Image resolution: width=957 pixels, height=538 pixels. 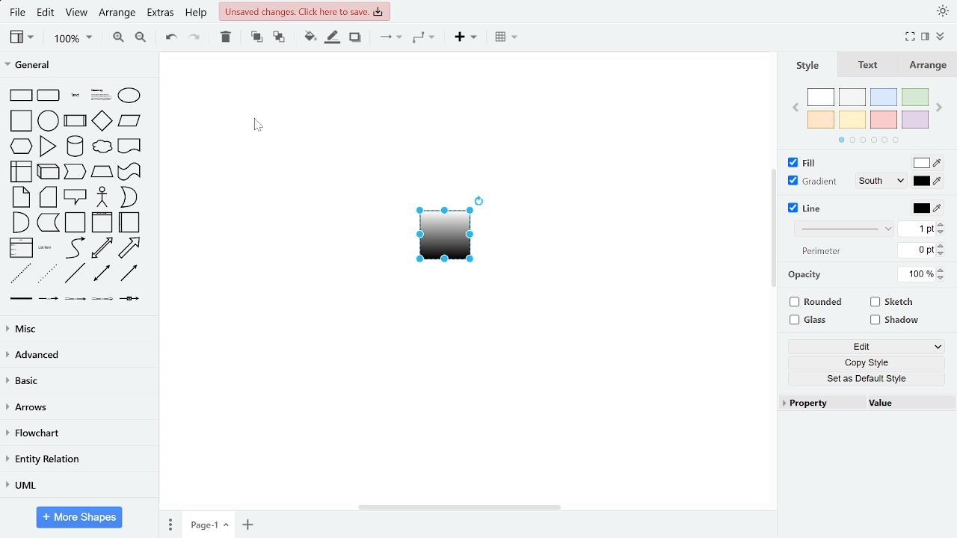 What do you see at coordinates (161, 13) in the screenshot?
I see `extras` at bounding box center [161, 13].